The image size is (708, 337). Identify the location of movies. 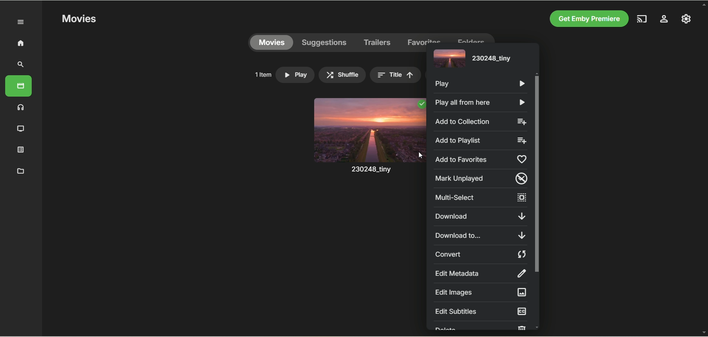
(79, 19).